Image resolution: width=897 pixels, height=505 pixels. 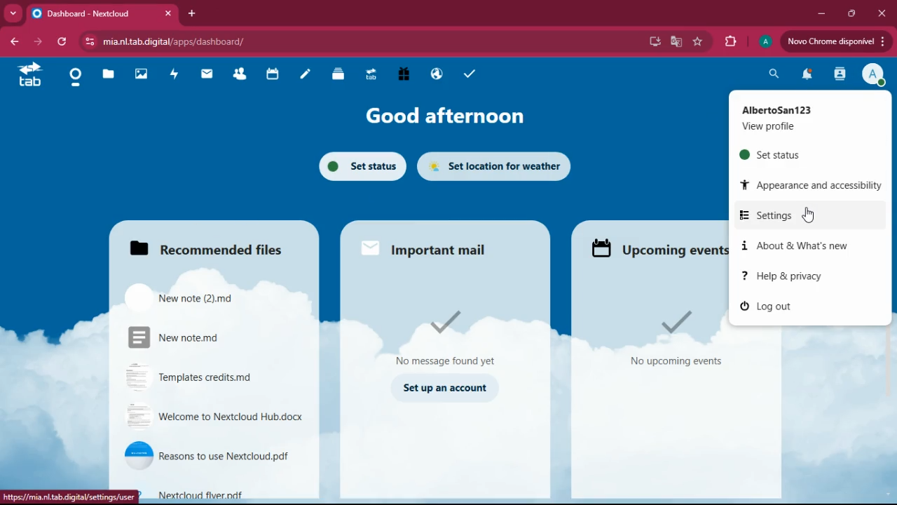 I want to click on more, so click(x=13, y=15).